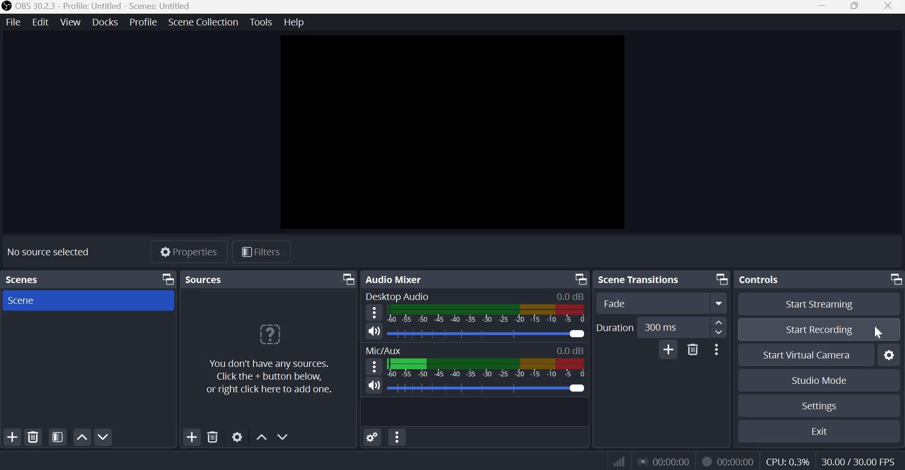  I want to click on Hamburger icon, so click(375, 366).